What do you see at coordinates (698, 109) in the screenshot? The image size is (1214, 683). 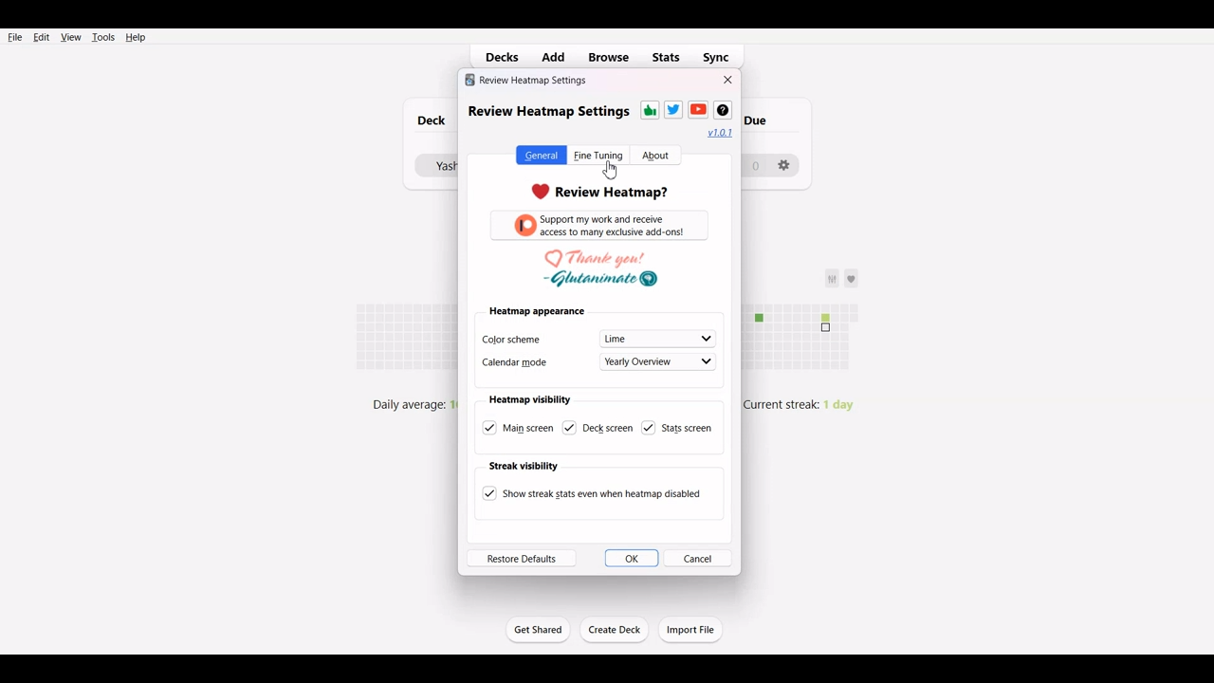 I see `Youtube` at bounding box center [698, 109].